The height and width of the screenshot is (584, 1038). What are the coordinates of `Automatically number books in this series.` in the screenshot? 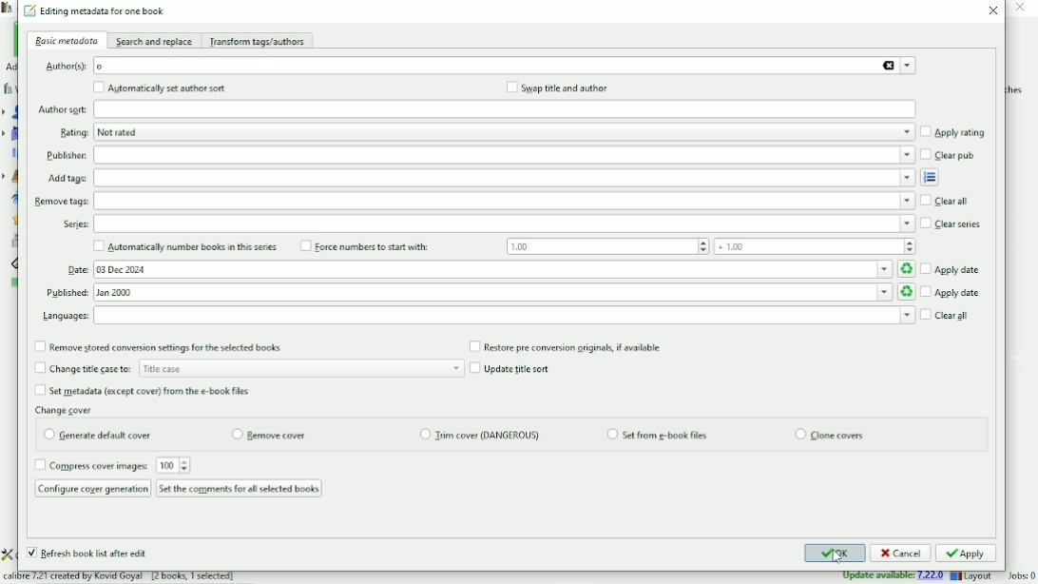 It's located at (185, 247).